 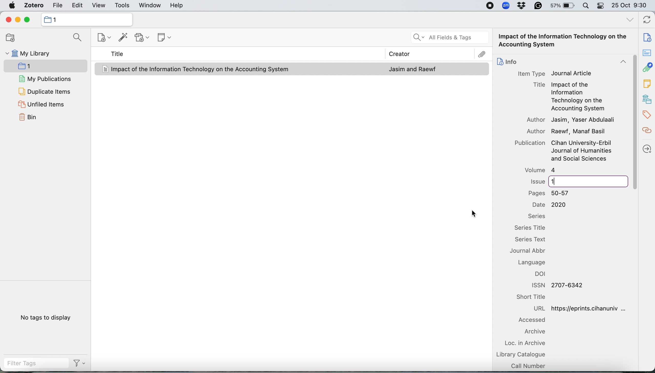 What do you see at coordinates (523, 6) in the screenshot?
I see `dropbox` at bounding box center [523, 6].